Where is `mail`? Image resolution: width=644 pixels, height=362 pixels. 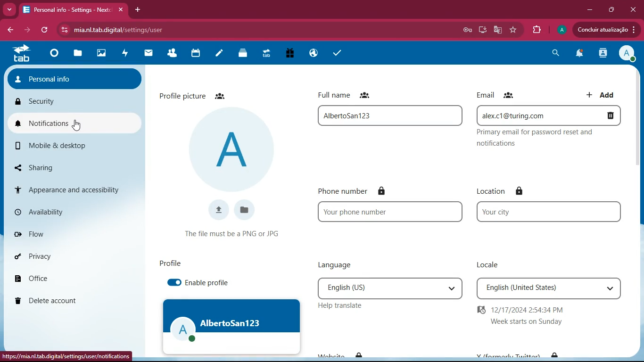
mail is located at coordinates (146, 54).